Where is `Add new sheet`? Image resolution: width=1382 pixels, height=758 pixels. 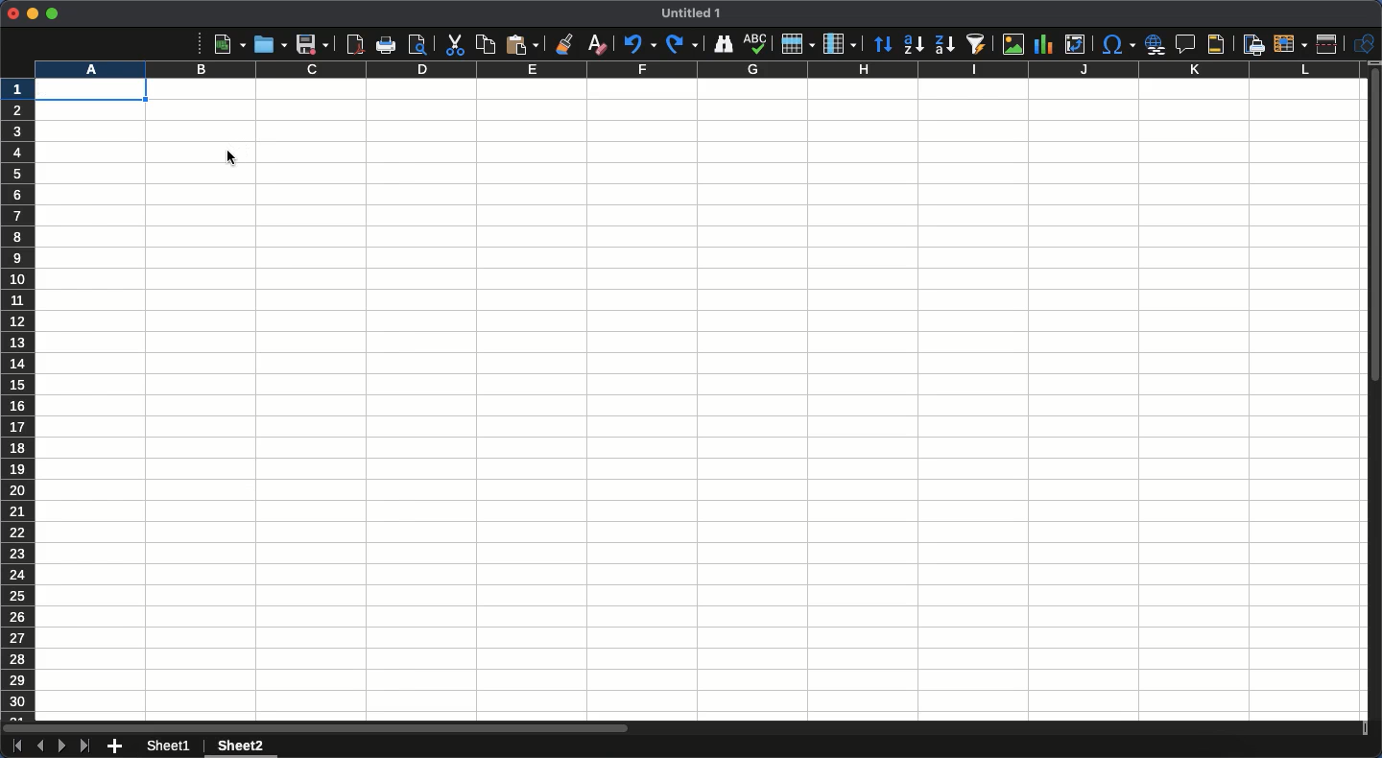 Add new sheet is located at coordinates (115, 747).